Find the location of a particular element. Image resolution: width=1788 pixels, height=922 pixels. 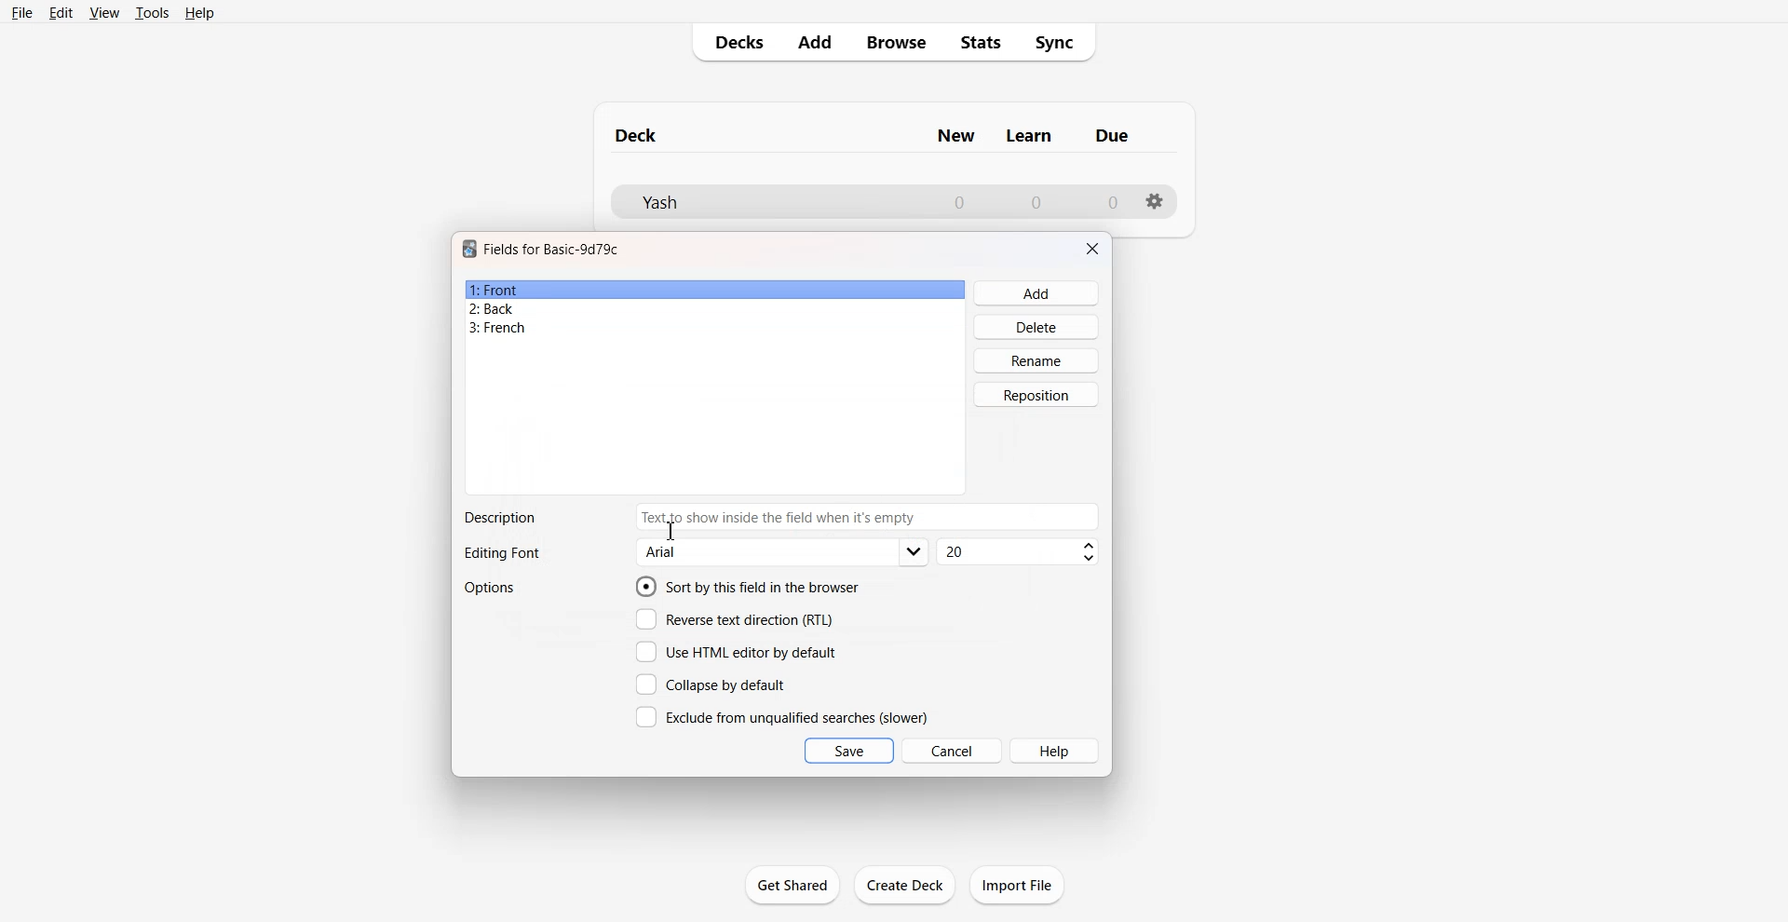

Text is located at coordinates (499, 518).